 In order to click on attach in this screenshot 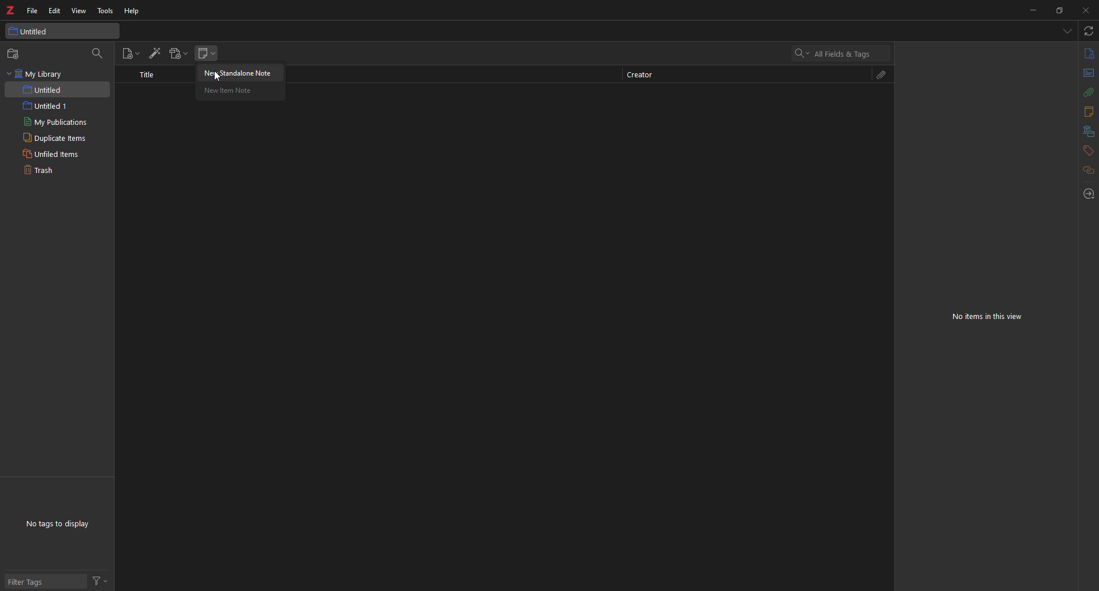, I will do `click(1089, 93)`.